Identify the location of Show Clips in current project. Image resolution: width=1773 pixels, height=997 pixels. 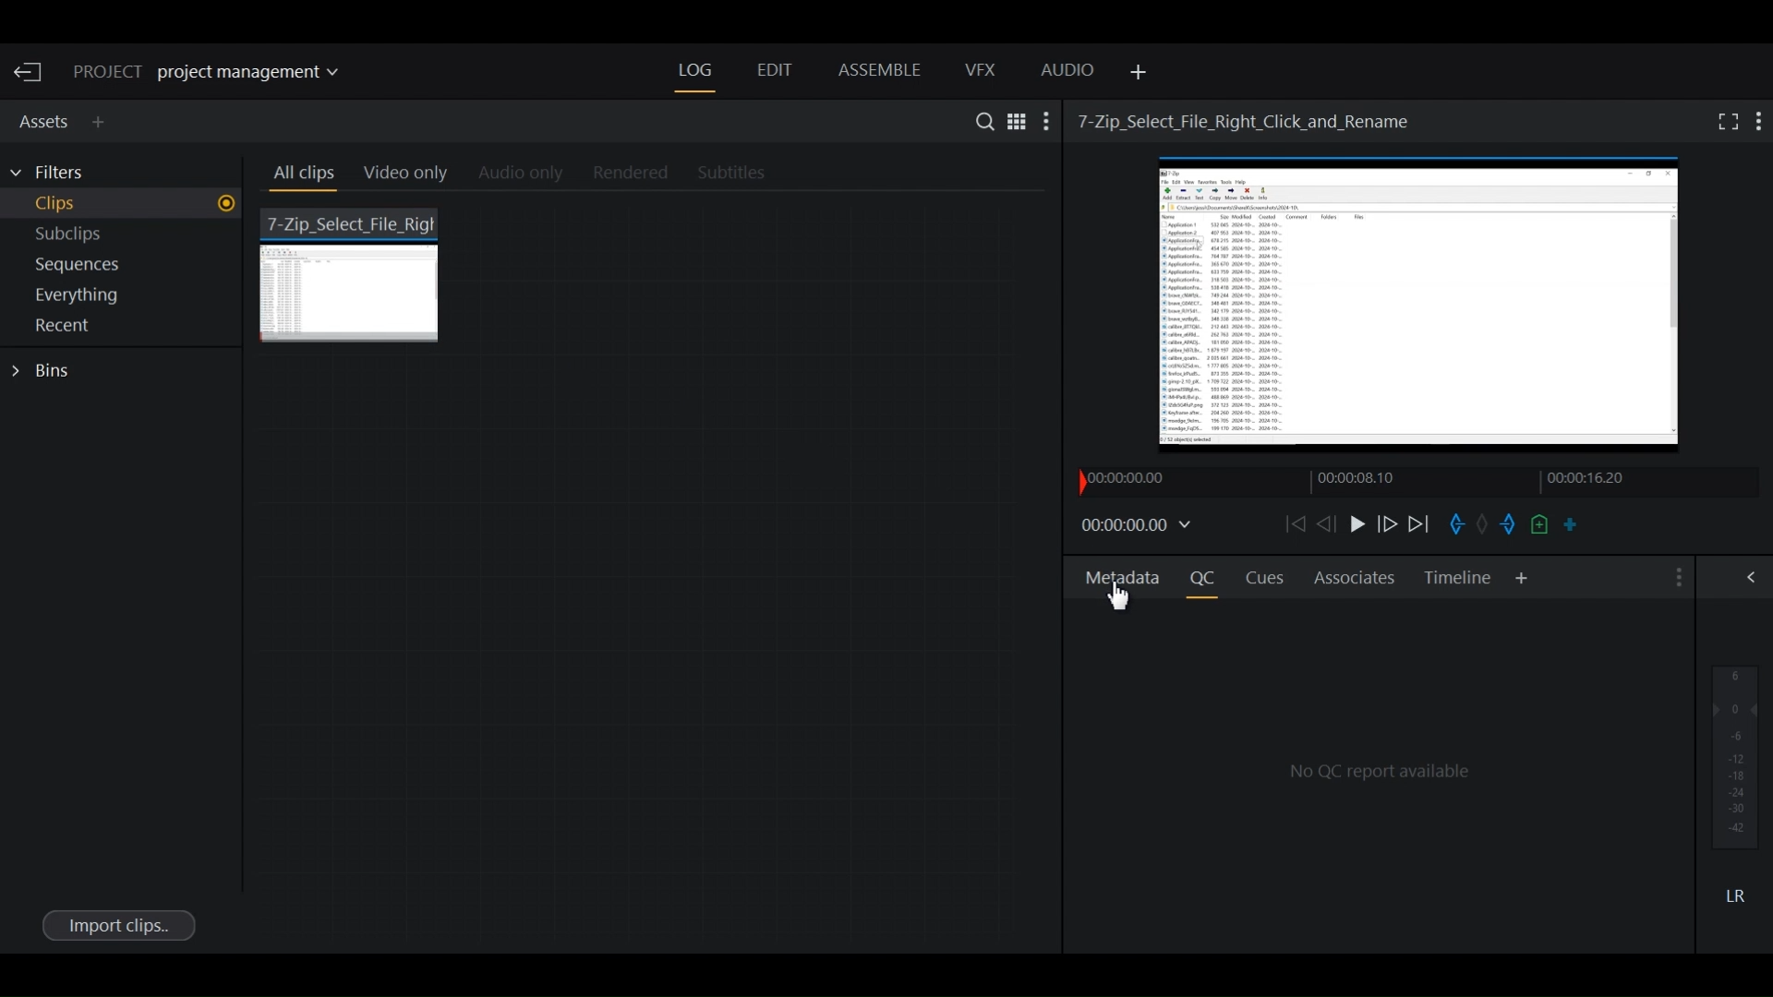
(124, 206).